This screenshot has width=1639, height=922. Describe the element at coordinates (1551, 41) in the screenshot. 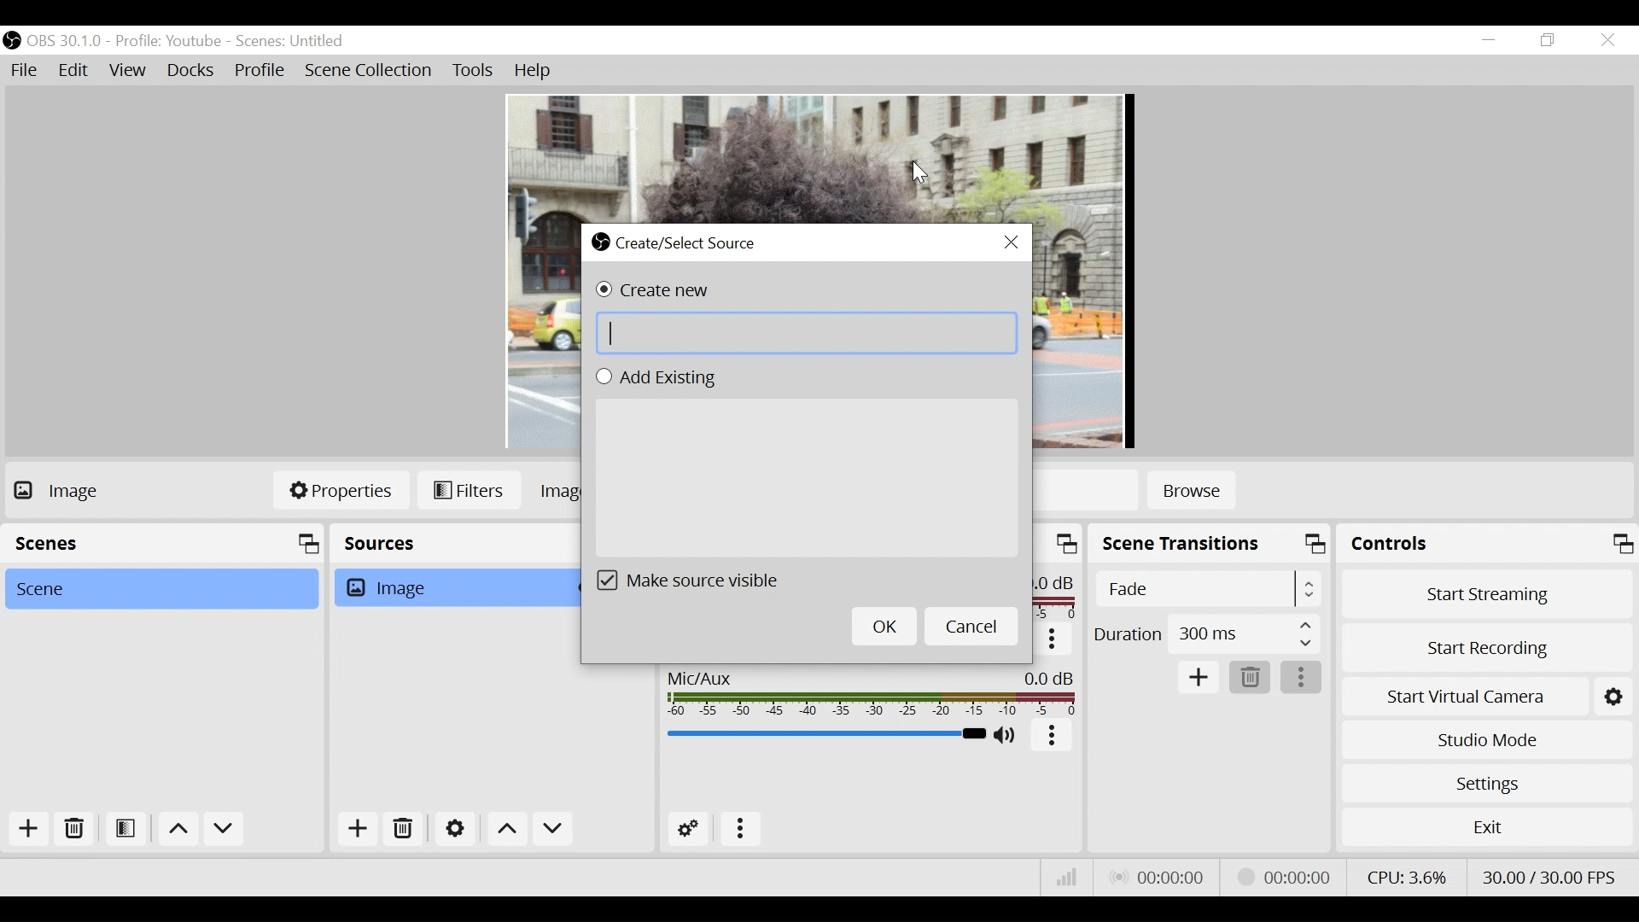

I see `Restore` at that location.